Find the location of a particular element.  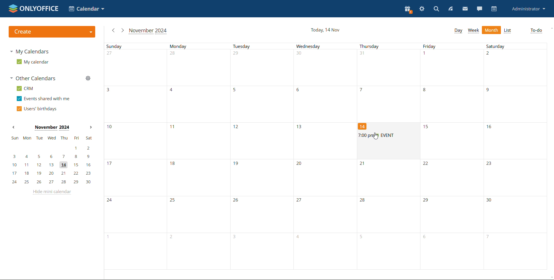

settings is located at coordinates (422, 9).